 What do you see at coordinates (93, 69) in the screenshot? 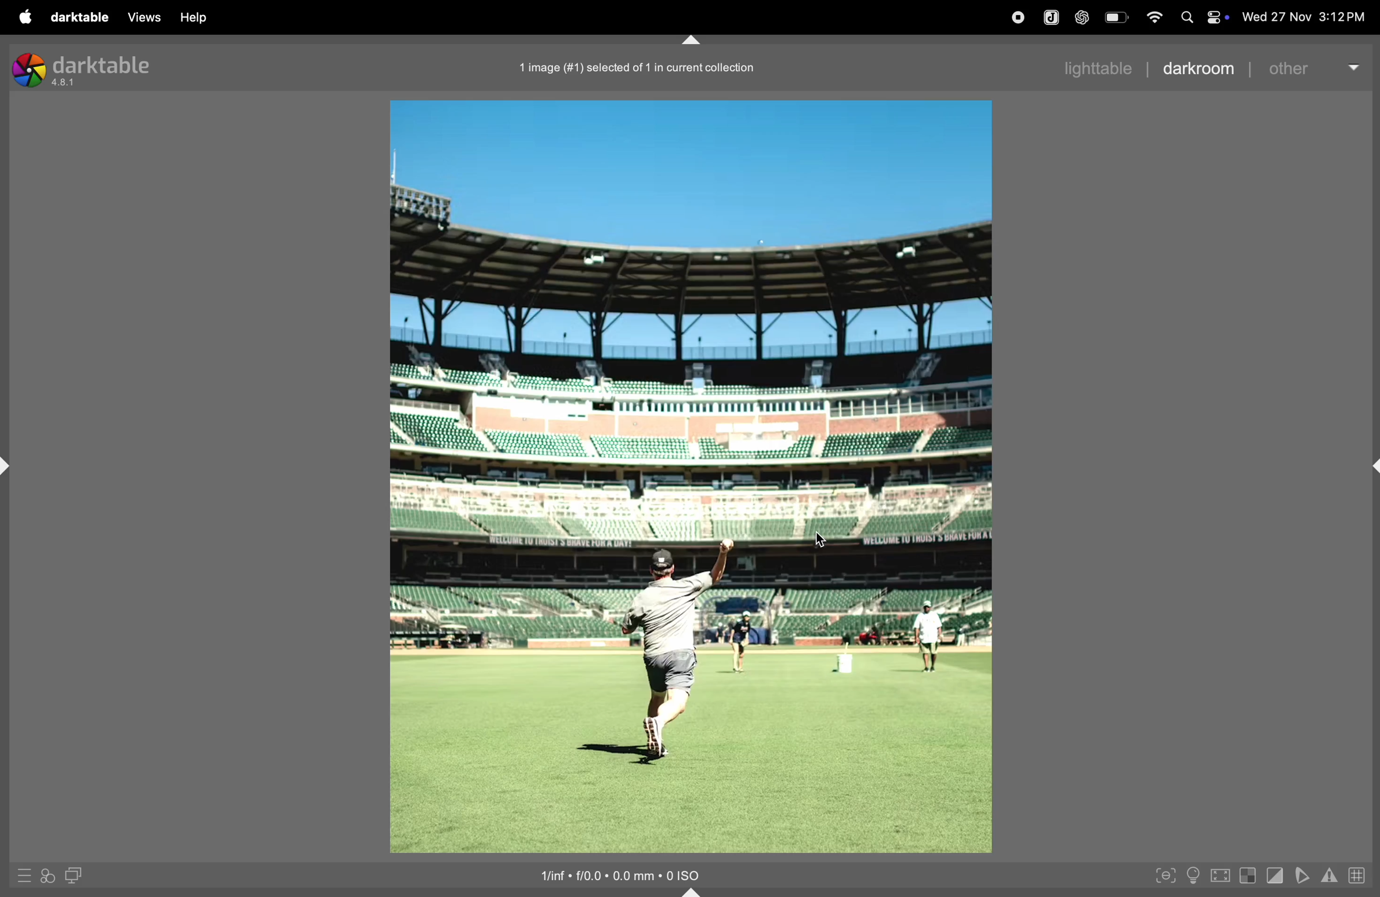
I see `darktable version` at bounding box center [93, 69].